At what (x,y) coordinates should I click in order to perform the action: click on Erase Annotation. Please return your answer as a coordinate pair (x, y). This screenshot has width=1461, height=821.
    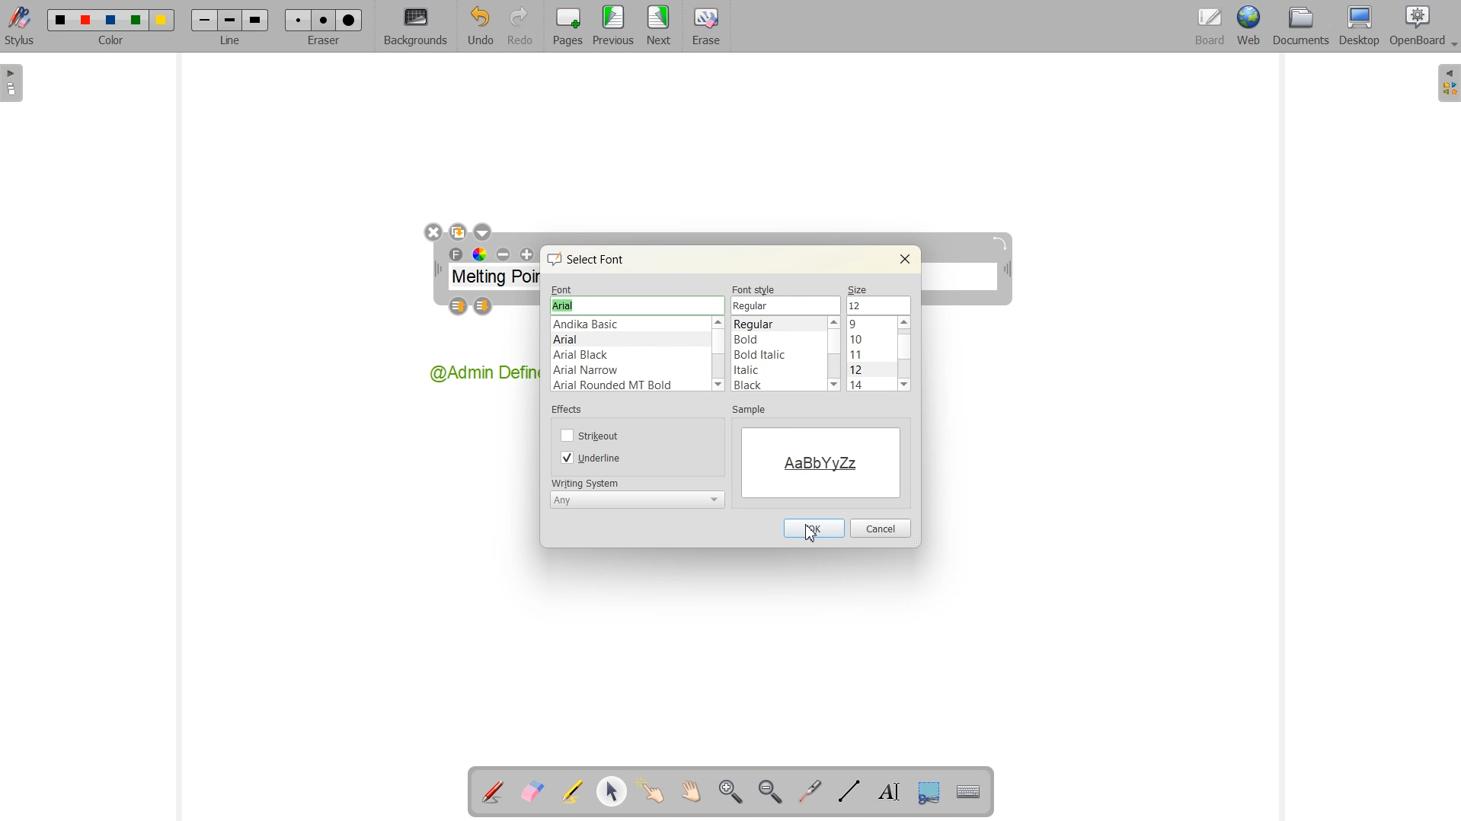
    Looking at the image, I should click on (532, 792).